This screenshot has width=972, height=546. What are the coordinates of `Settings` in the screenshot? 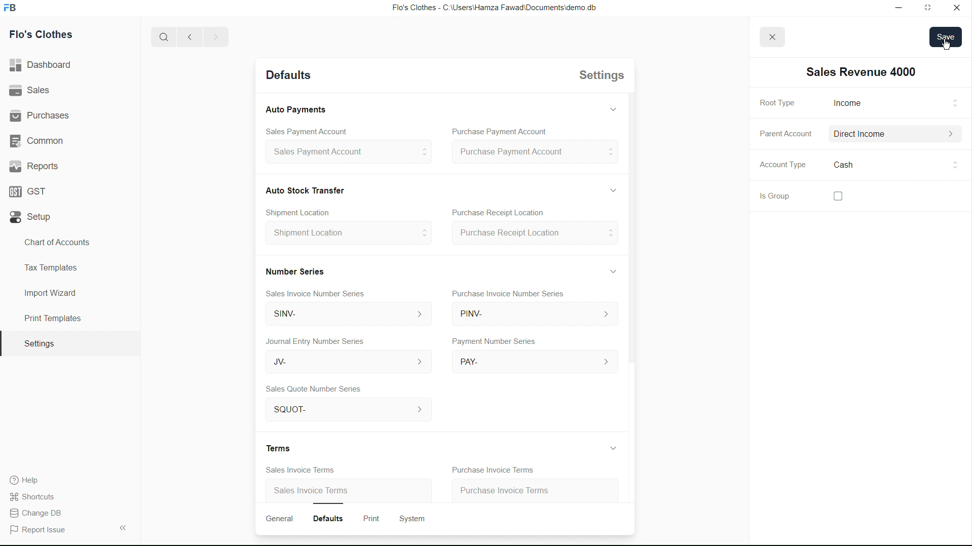 It's located at (599, 77).